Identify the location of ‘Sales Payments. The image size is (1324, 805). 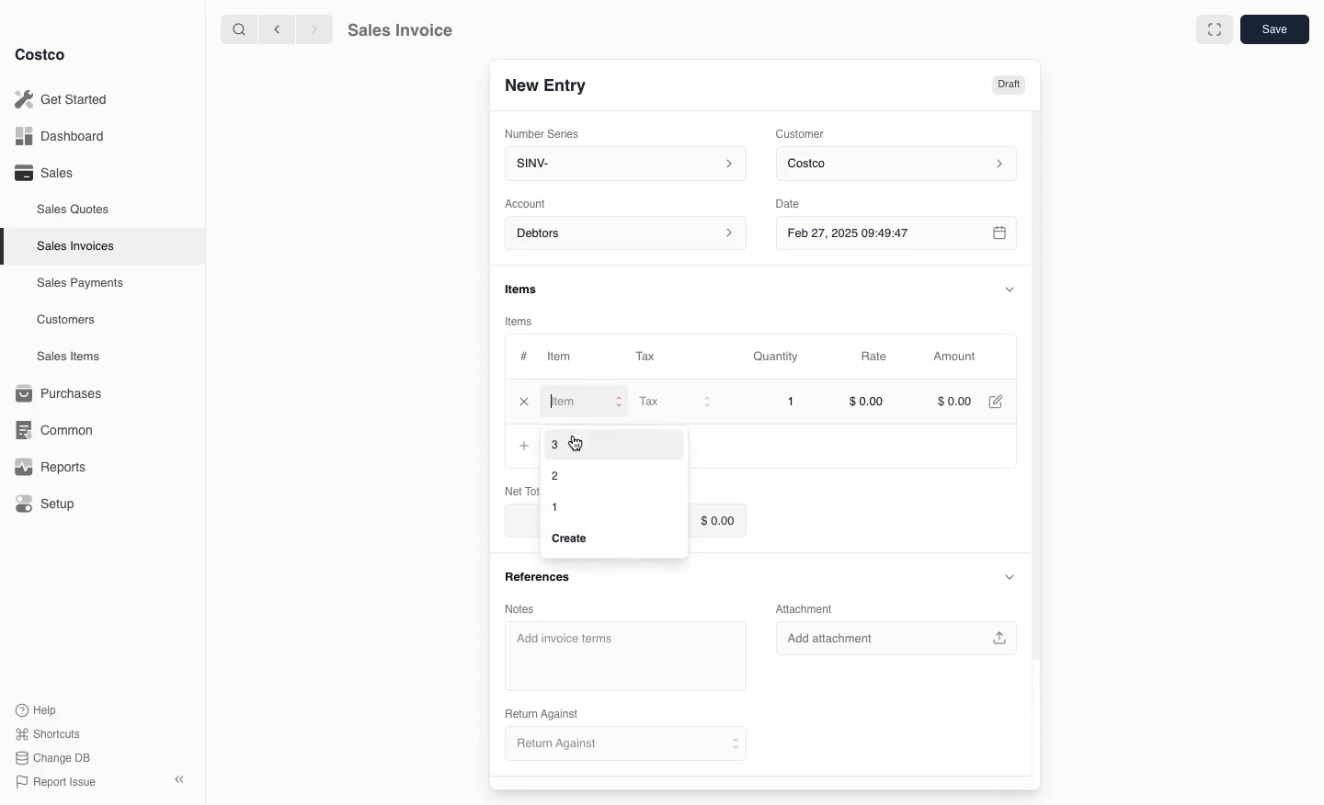
(80, 281).